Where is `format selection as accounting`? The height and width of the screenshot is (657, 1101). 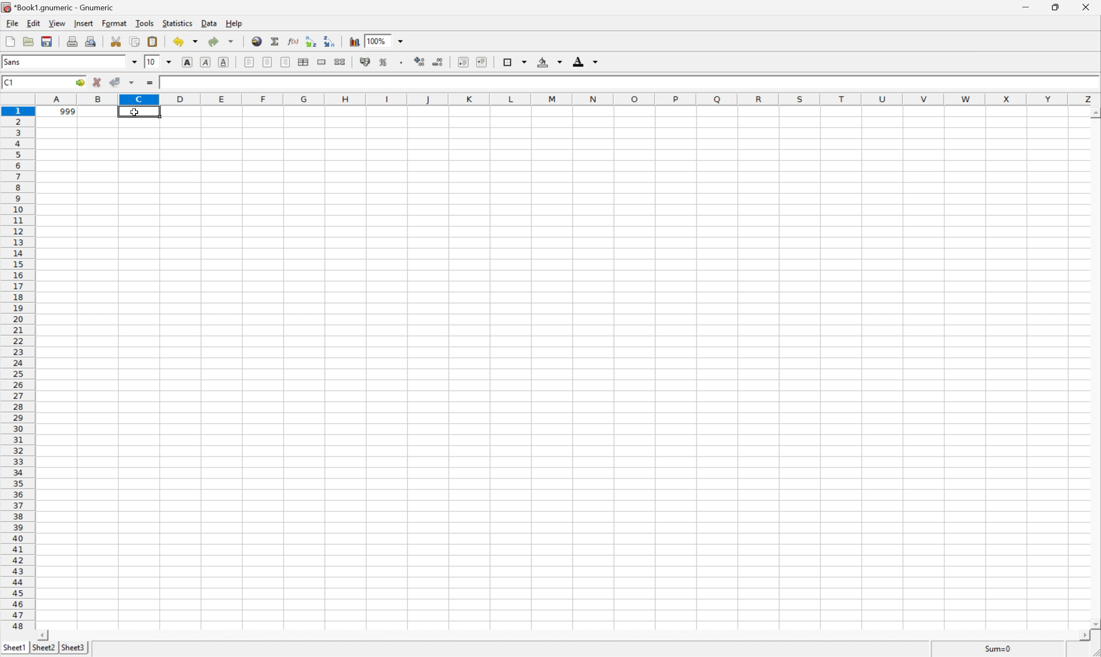
format selection as accounting is located at coordinates (366, 63).